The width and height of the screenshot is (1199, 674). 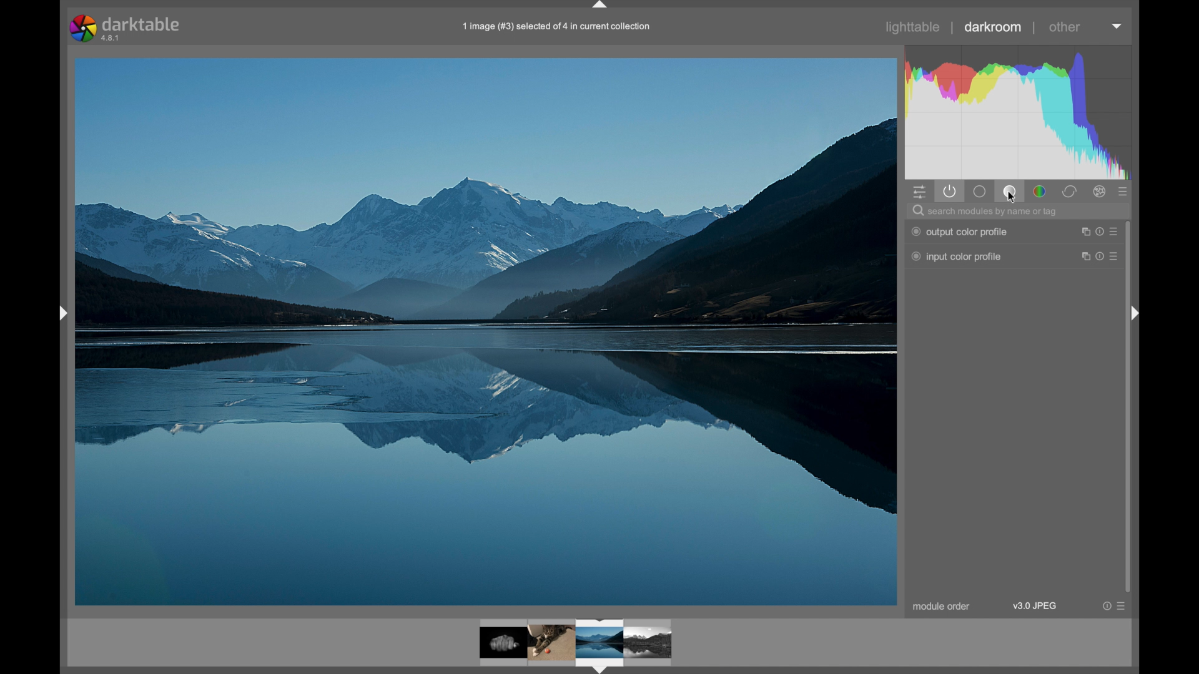 I want to click on histogram, so click(x=1117, y=26).